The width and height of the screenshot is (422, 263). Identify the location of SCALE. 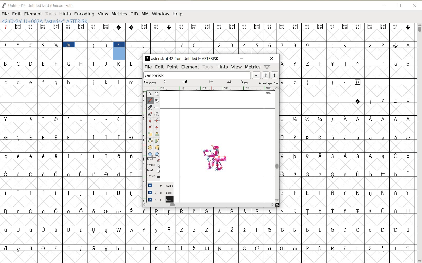
(144, 136).